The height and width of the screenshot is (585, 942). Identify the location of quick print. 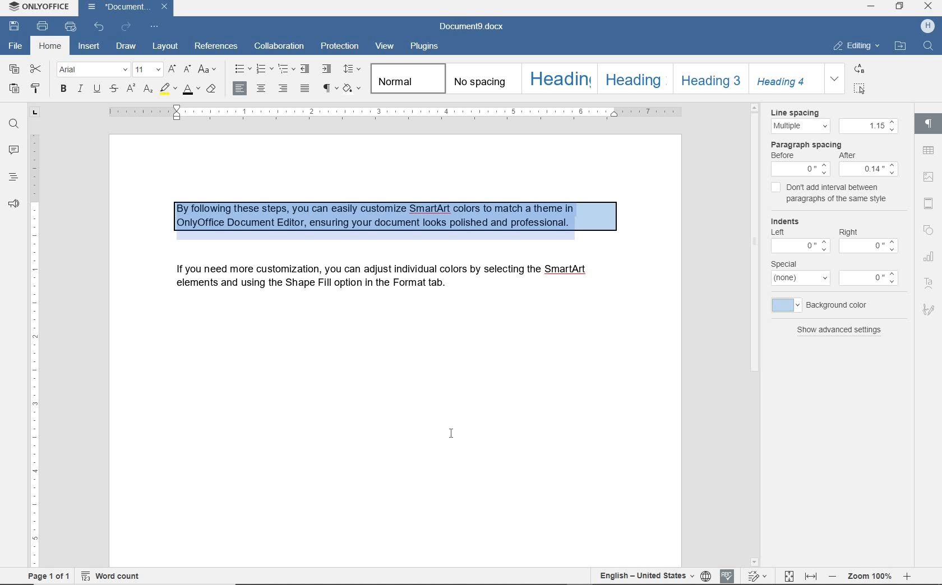
(72, 27).